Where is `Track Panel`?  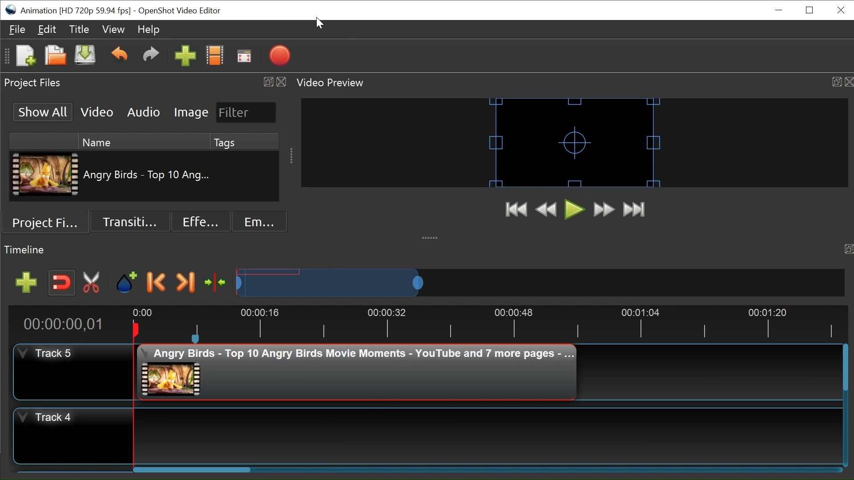
Track Panel is located at coordinates (488, 435).